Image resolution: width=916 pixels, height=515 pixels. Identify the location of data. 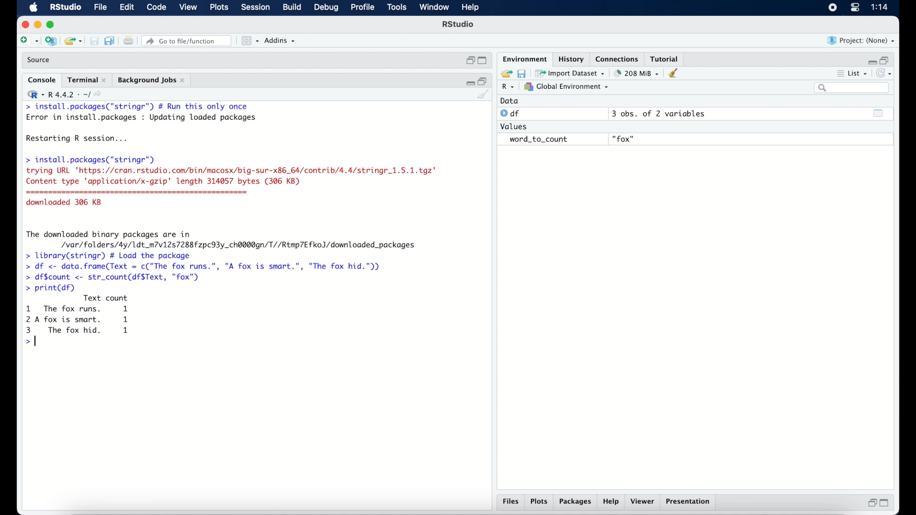
(510, 101).